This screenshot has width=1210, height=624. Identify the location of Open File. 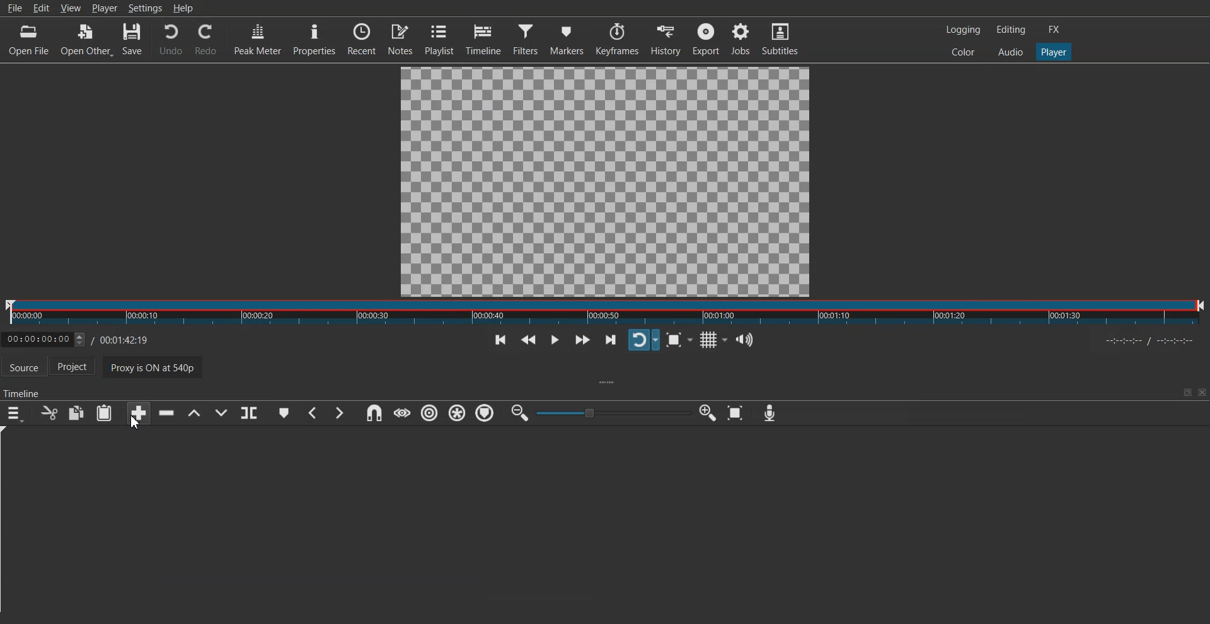
(30, 40).